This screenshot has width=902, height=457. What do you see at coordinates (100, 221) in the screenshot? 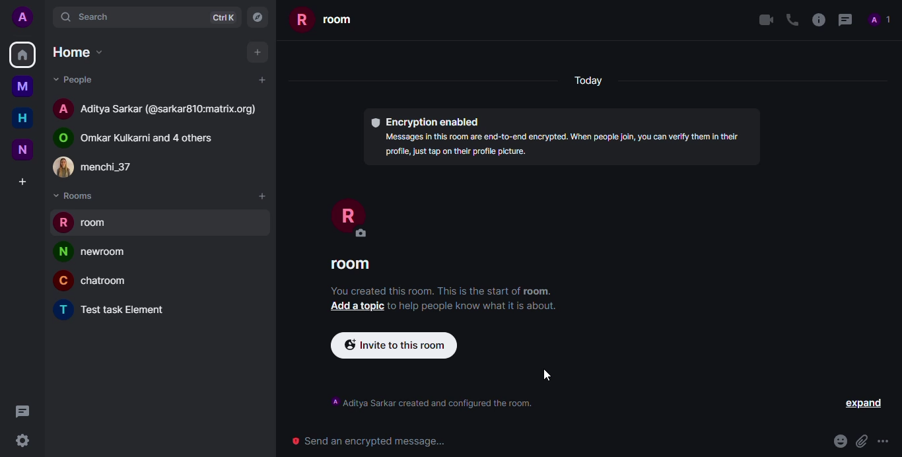
I see `room` at bounding box center [100, 221].